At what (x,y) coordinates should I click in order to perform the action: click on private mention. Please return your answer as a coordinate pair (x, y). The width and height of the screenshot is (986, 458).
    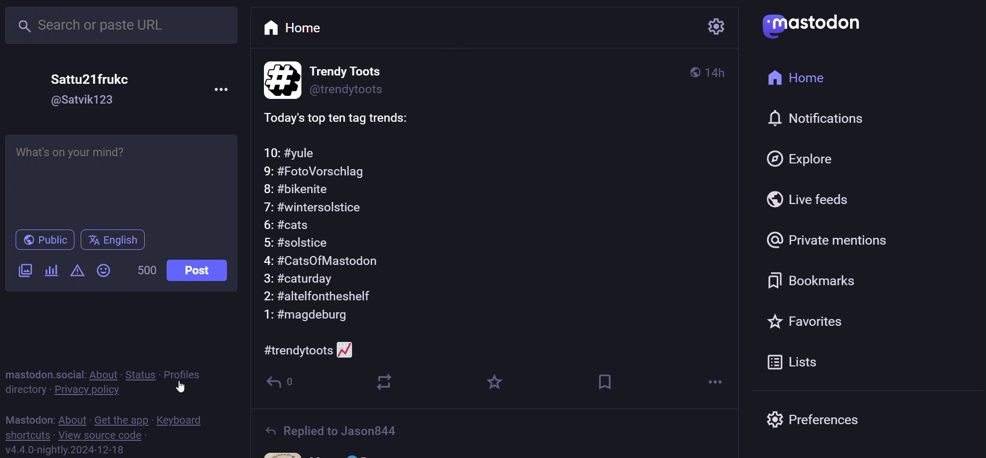
    Looking at the image, I should click on (831, 241).